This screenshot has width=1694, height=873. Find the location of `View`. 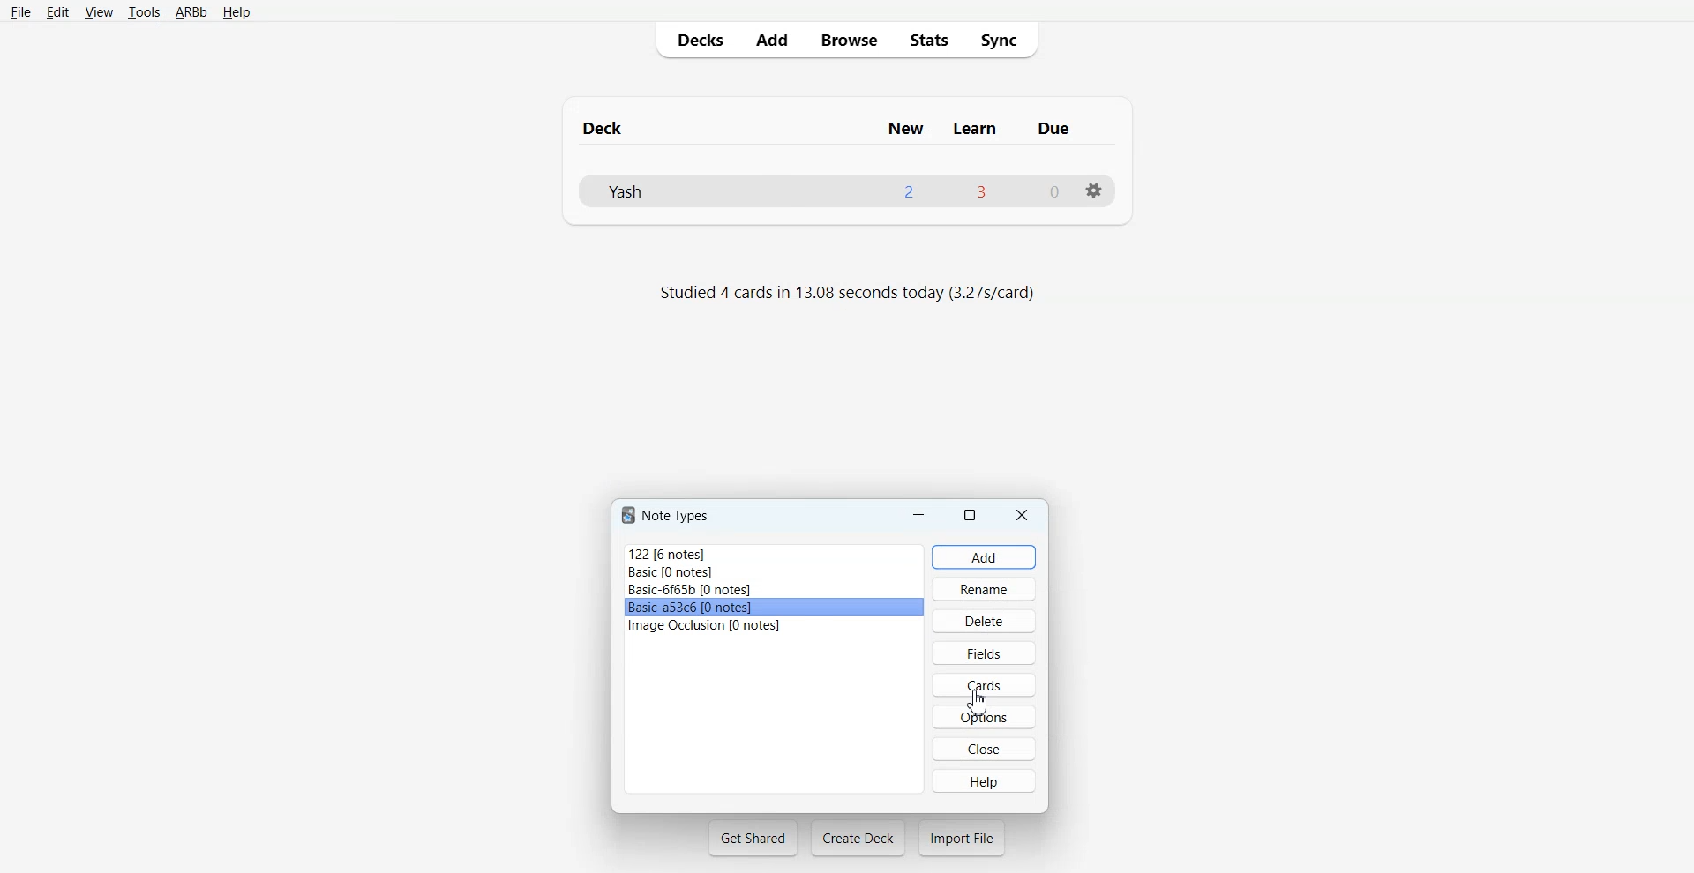

View is located at coordinates (99, 12).